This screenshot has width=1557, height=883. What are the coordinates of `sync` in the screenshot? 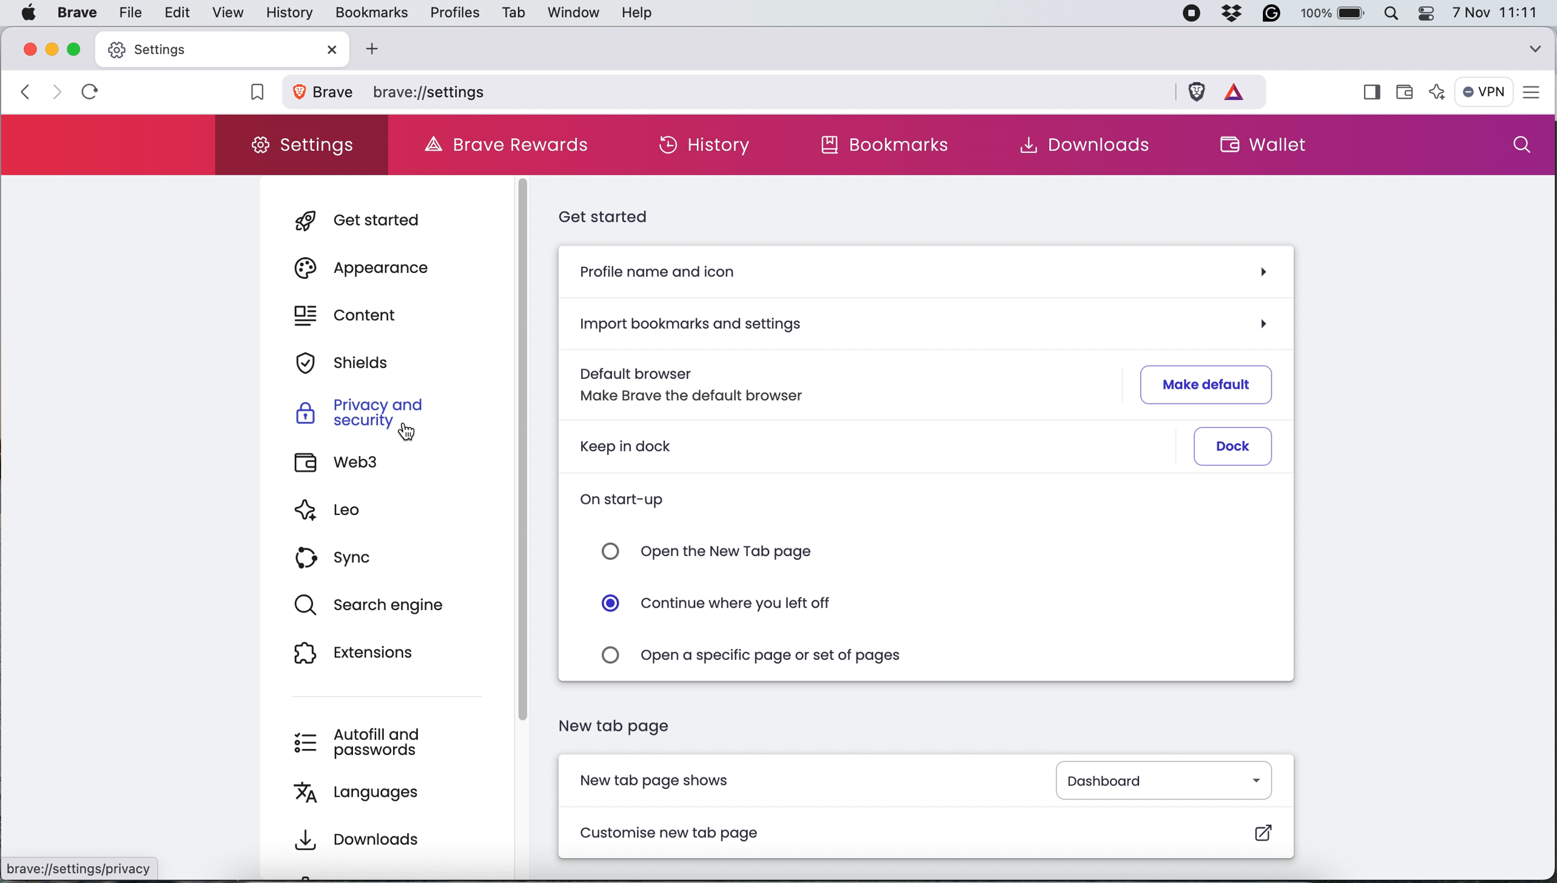 It's located at (332, 558).